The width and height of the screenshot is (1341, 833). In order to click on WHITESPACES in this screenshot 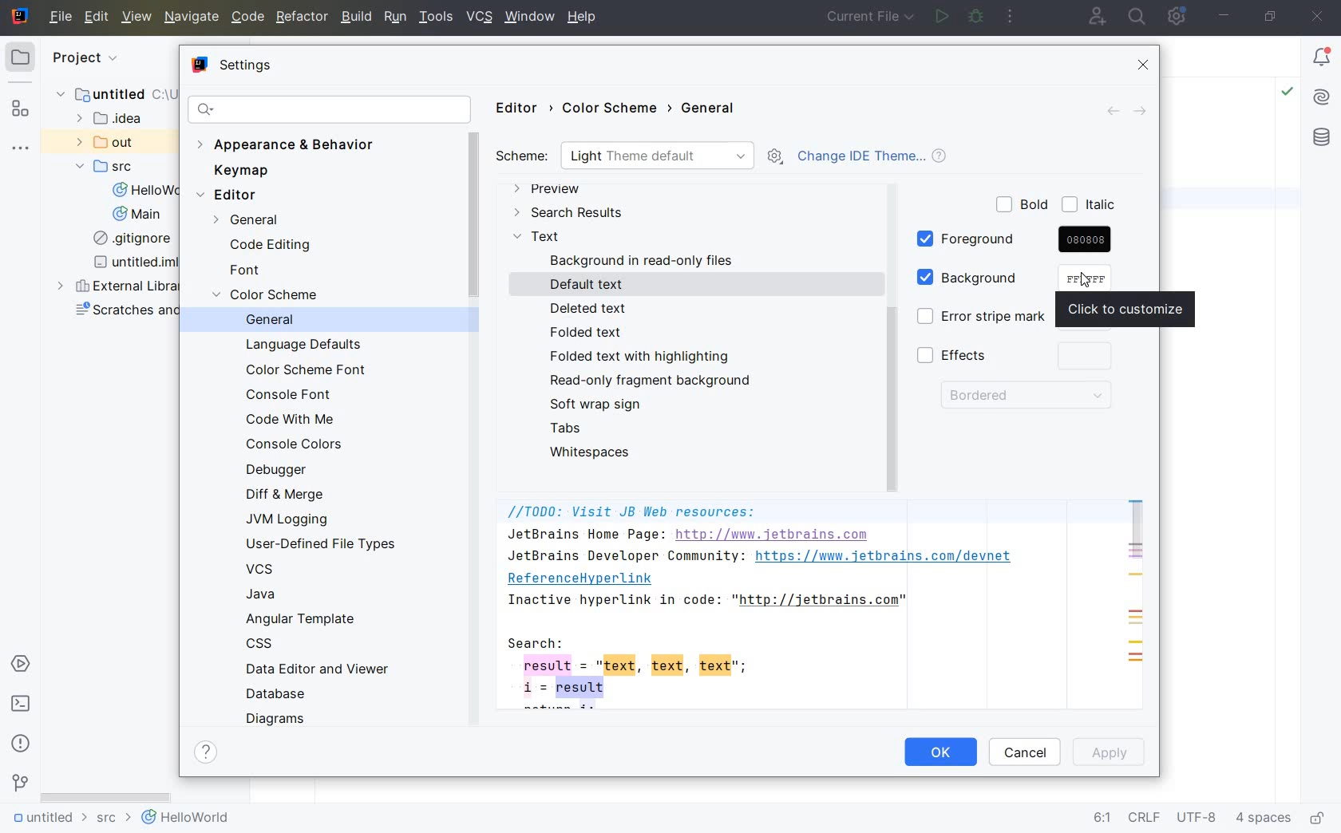, I will do `click(594, 452)`.